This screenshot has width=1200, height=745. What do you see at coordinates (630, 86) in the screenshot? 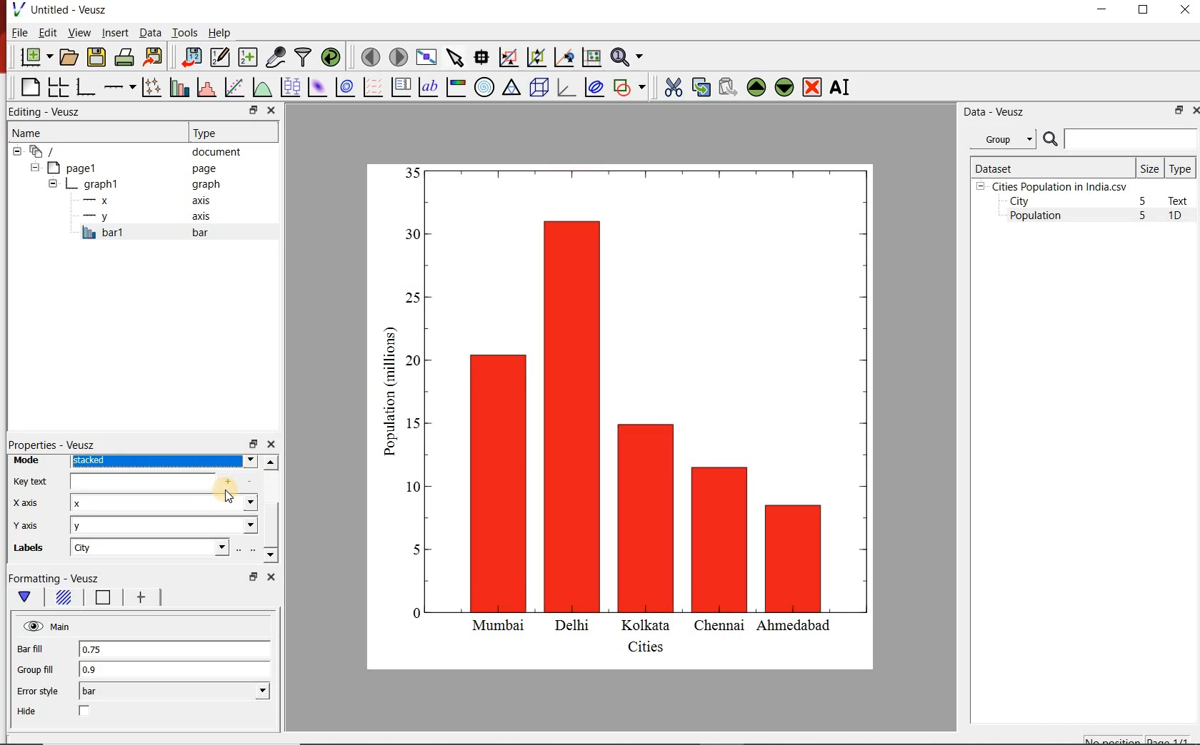
I see `add a shape to the plot` at bounding box center [630, 86].